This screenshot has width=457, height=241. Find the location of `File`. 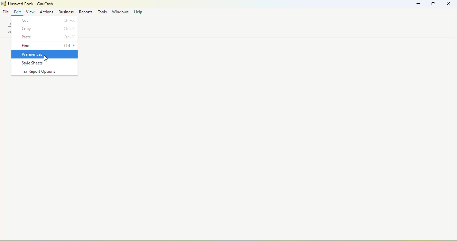

File is located at coordinates (6, 11).